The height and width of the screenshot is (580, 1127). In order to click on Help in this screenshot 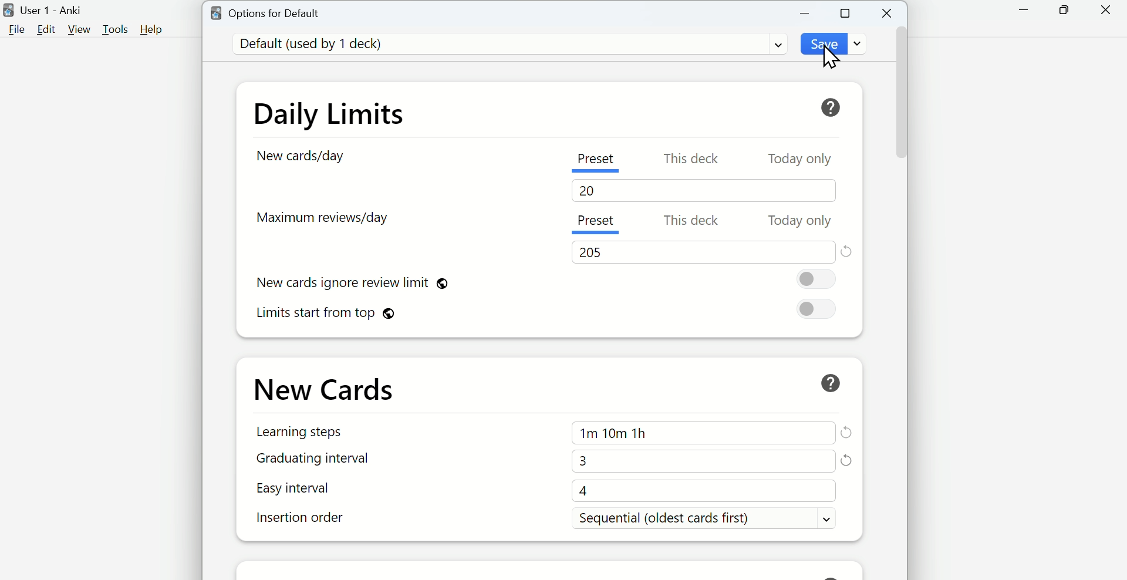, I will do `click(829, 380)`.